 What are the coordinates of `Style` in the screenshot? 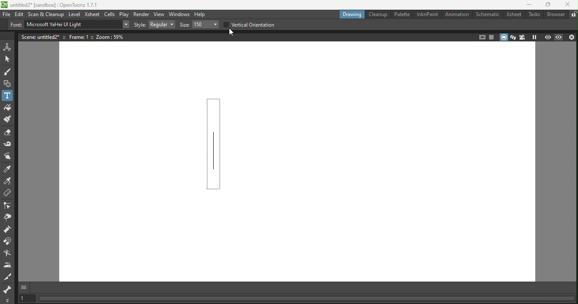 It's located at (140, 24).